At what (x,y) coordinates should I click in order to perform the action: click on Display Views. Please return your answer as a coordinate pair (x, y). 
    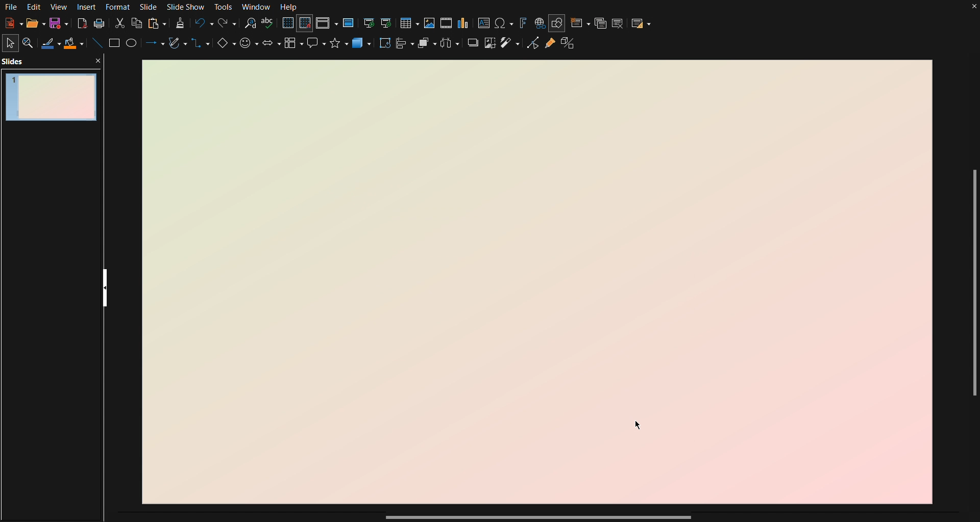
    Looking at the image, I should click on (327, 23).